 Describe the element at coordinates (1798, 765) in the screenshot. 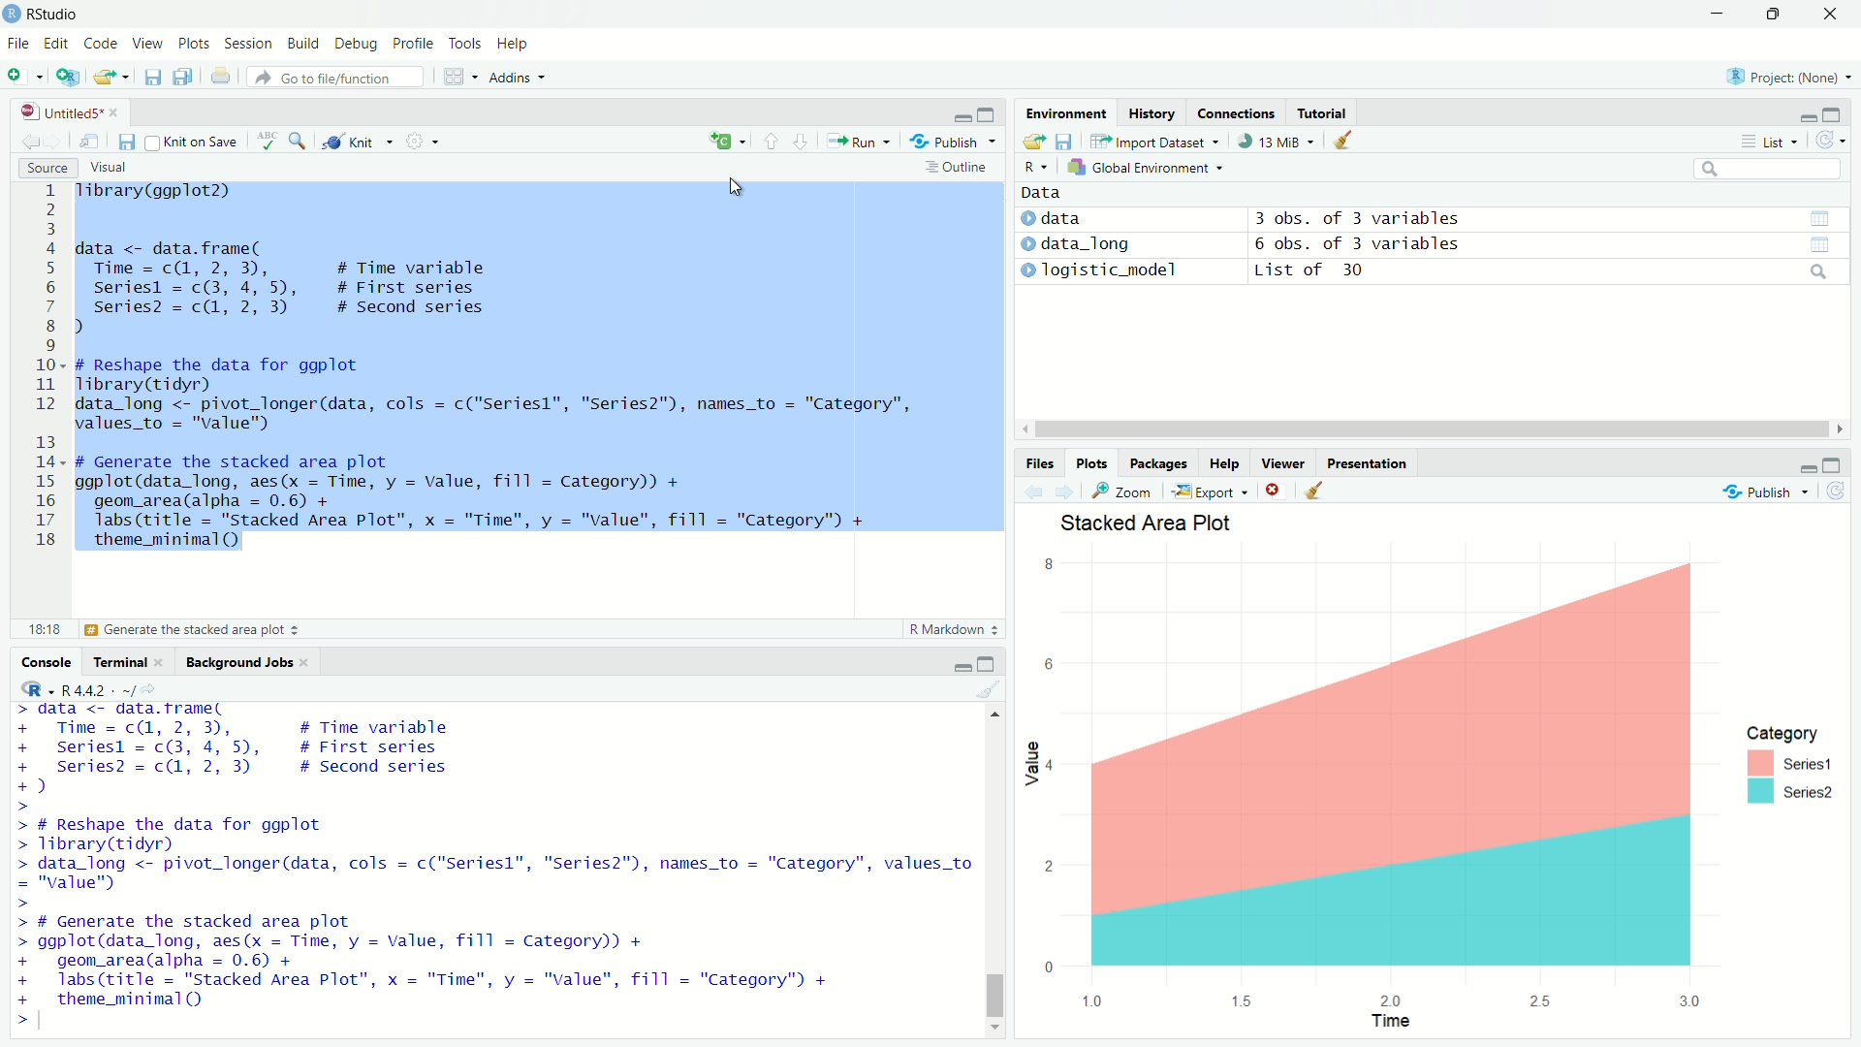

I see `Category
[1 series
I series` at that location.